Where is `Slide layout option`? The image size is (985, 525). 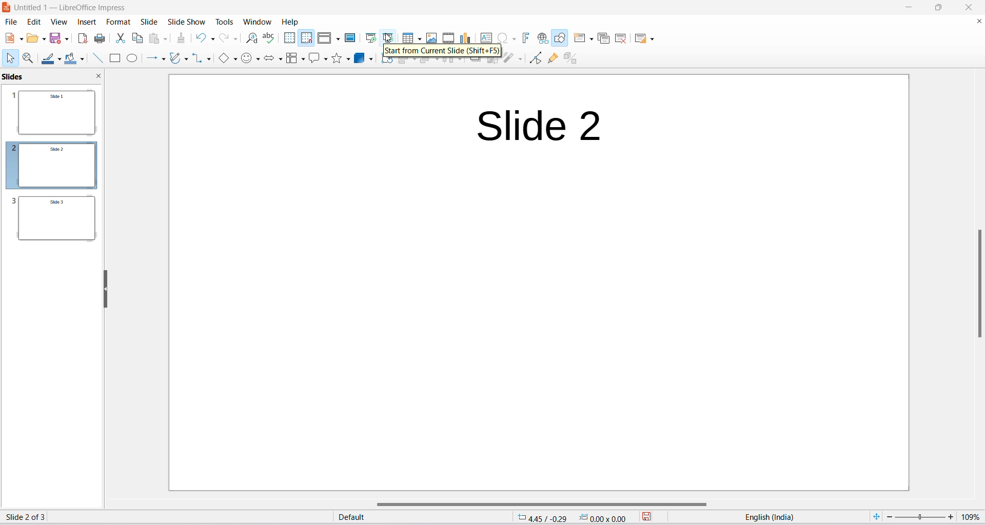
Slide layout option is located at coordinates (653, 38).